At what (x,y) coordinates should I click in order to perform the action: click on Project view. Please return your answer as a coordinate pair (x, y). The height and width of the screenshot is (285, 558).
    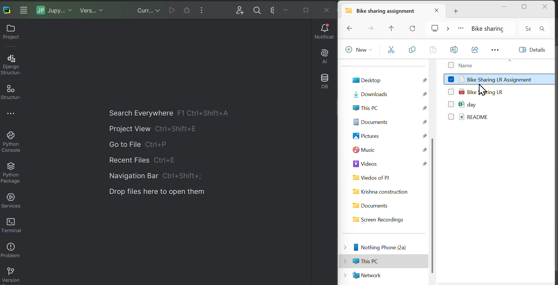
    Looking at the image, I should click on (151, 129).